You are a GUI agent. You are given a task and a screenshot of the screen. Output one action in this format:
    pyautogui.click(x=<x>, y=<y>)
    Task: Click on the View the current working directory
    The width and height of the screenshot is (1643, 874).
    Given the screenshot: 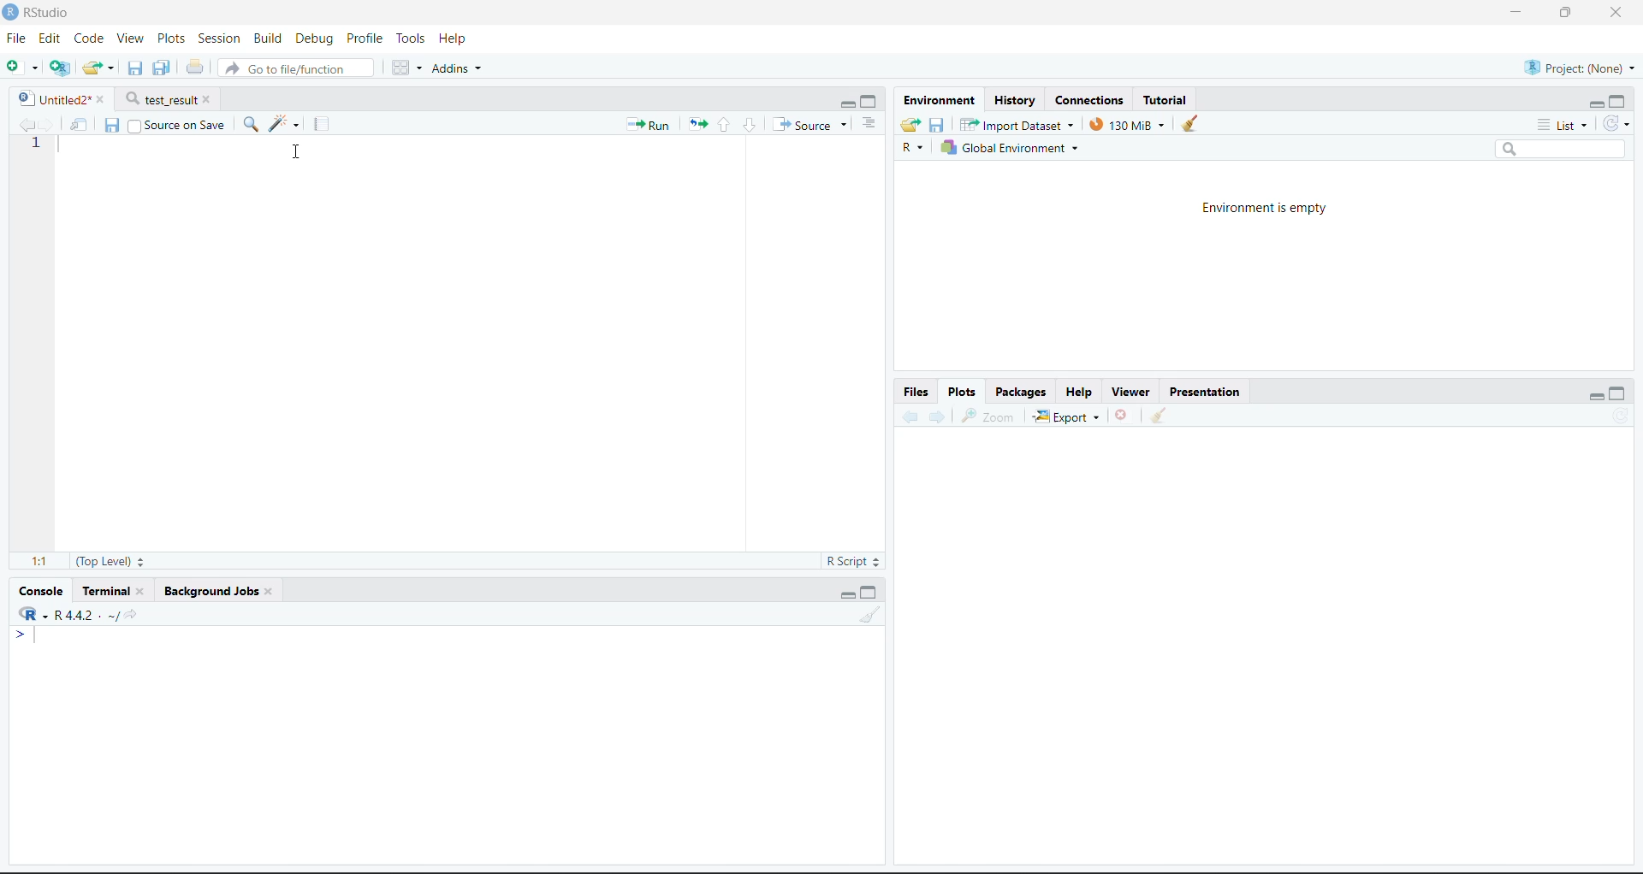 What is the action you would take?
    pyautogui.click(x=133, y=612)
    